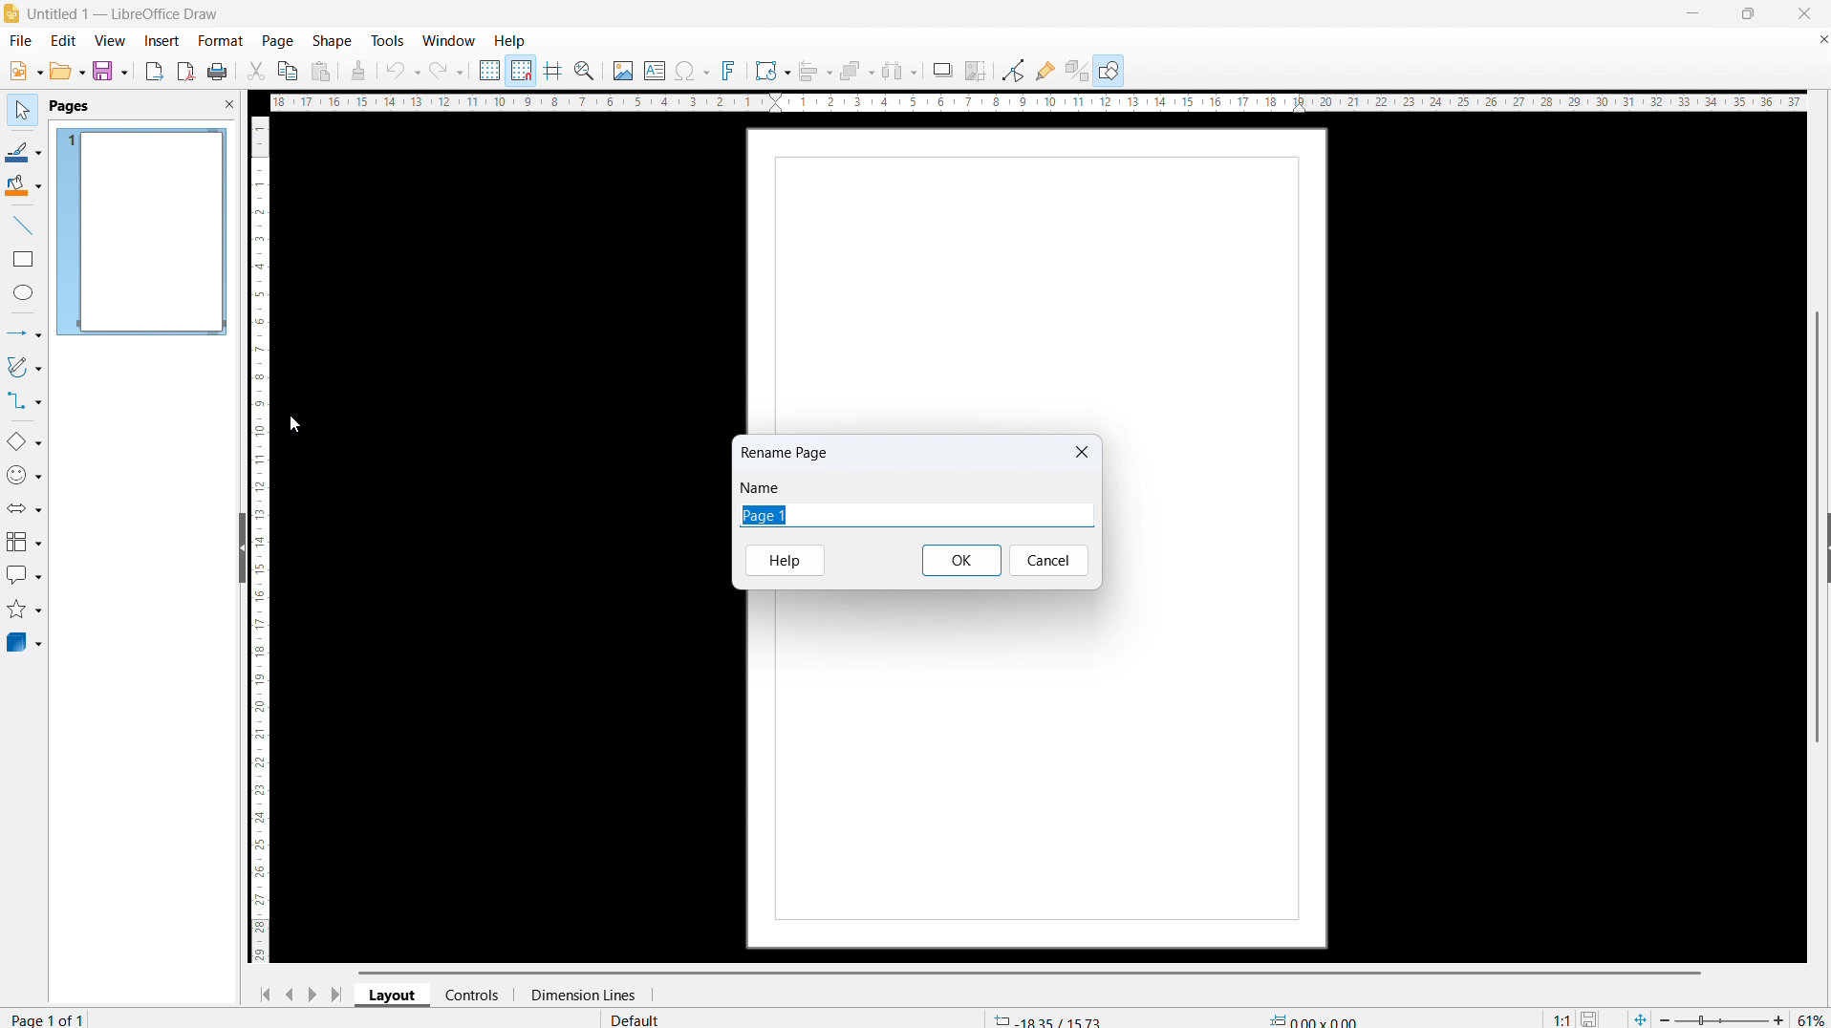  Describe the element at coordinates (161, 42) in the screenshot. I see `insert` at that location.